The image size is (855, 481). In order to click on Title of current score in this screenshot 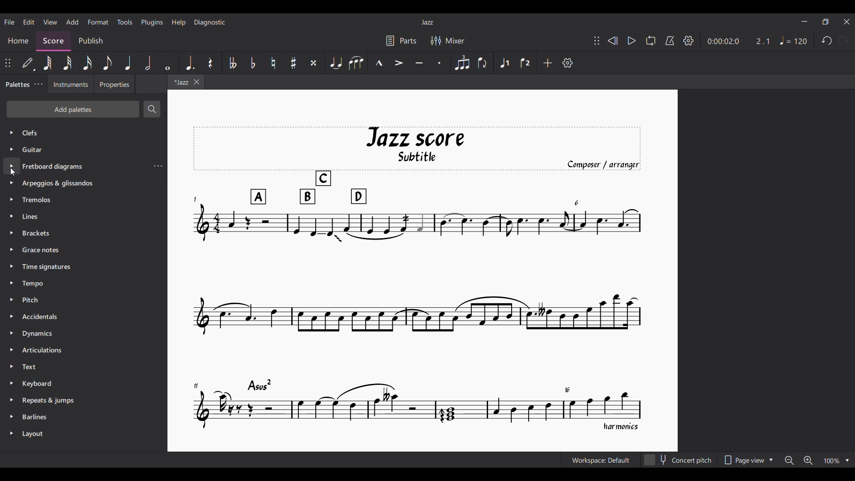, I will do `click(427, 22)`.